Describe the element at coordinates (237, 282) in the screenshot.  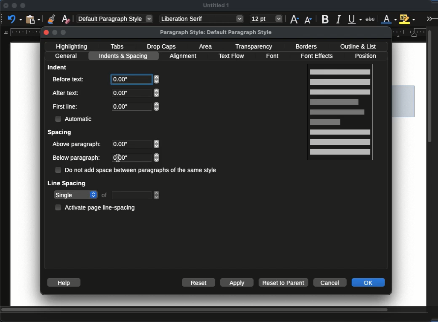
I see `apply ` at that location.